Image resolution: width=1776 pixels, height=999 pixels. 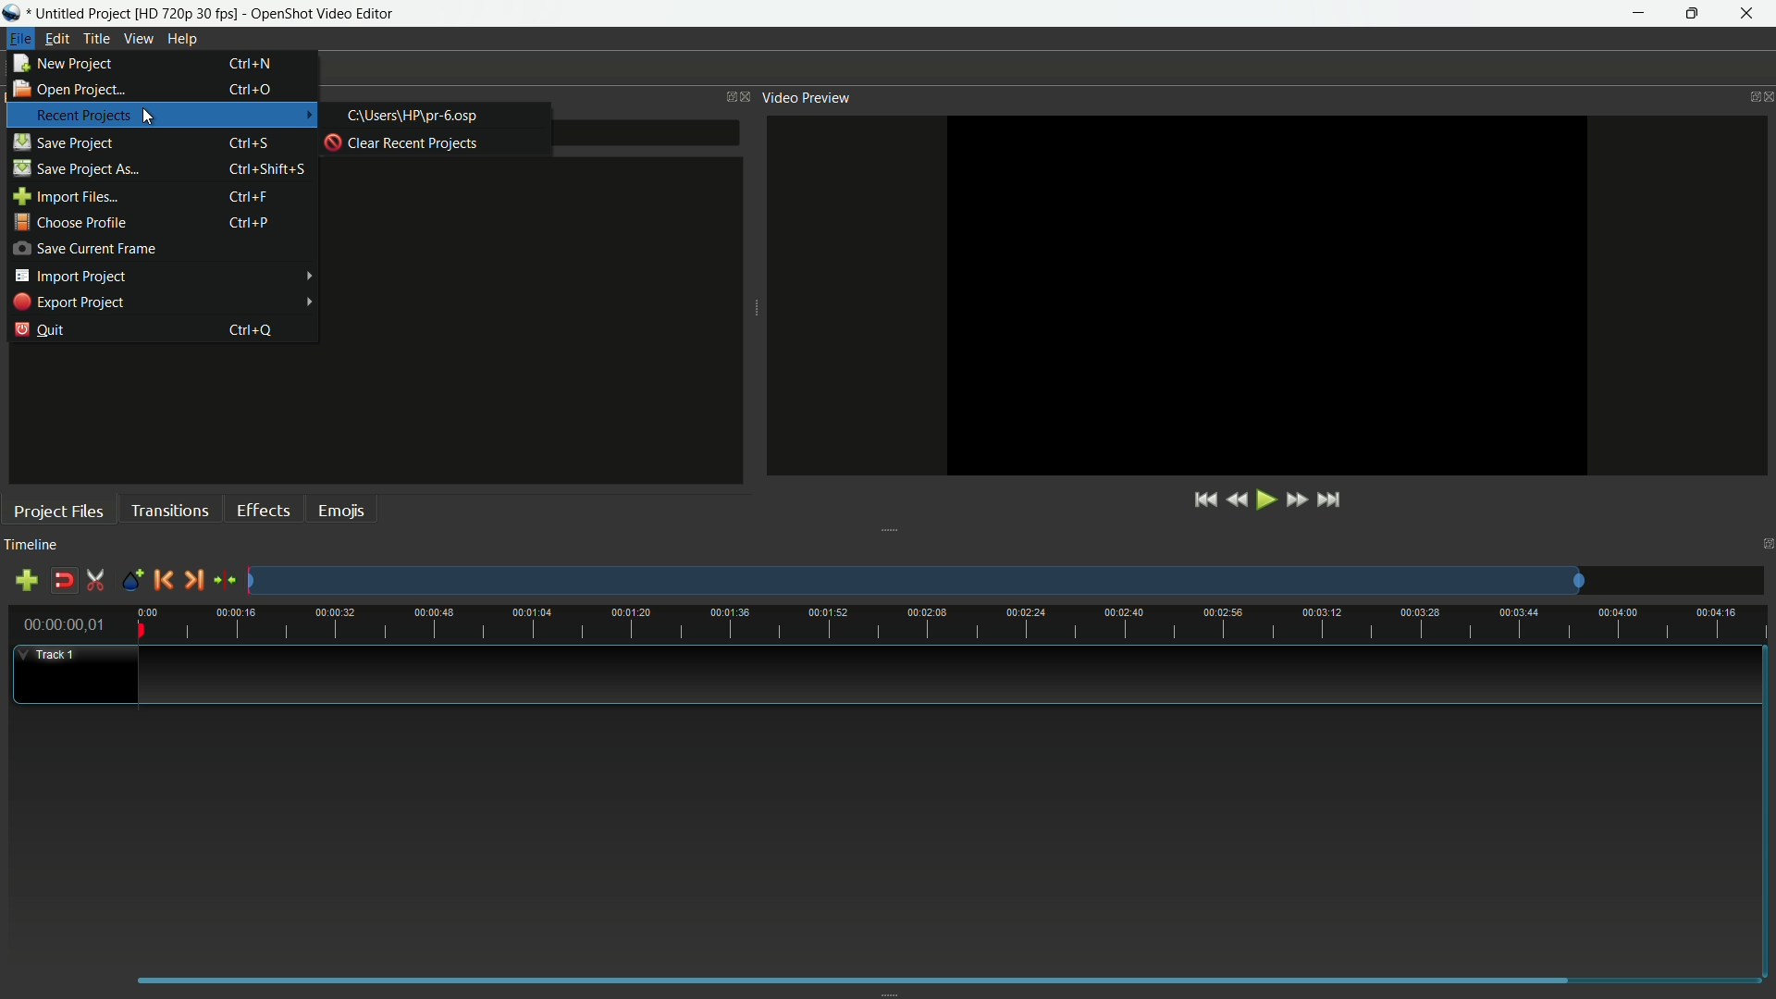 What do you see at coordinates (65, 581) in the screenshot?
I see `disable snap` at bounding box center [65, 581].